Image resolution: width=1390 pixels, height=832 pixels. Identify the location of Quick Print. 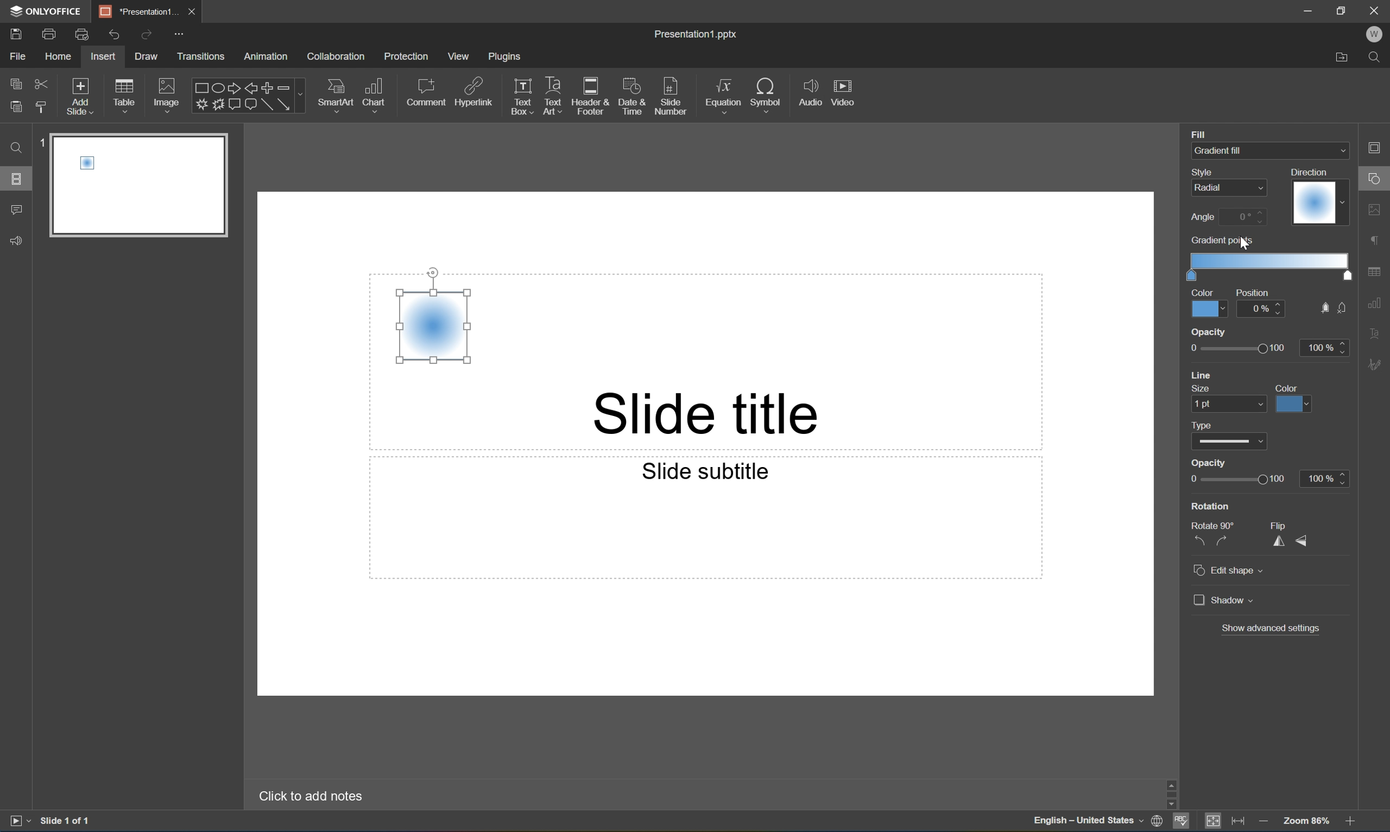
(81, 34).